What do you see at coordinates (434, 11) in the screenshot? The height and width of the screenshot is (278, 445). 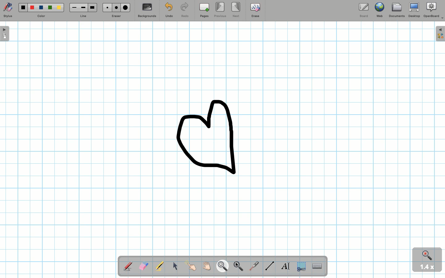 I see `OpenBoard` at bounding box center [434, 11].